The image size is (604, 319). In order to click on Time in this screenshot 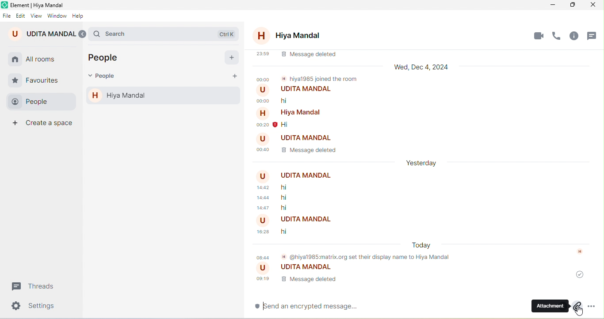, I will do `click(263, 101)`.